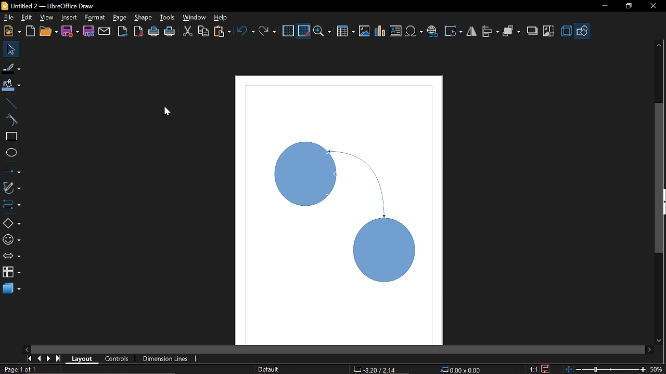 The image size is (666, 374). Describe the element at coordinates (660, 180) in the screenshot. I see `Vertcal scrollbar` at that location.